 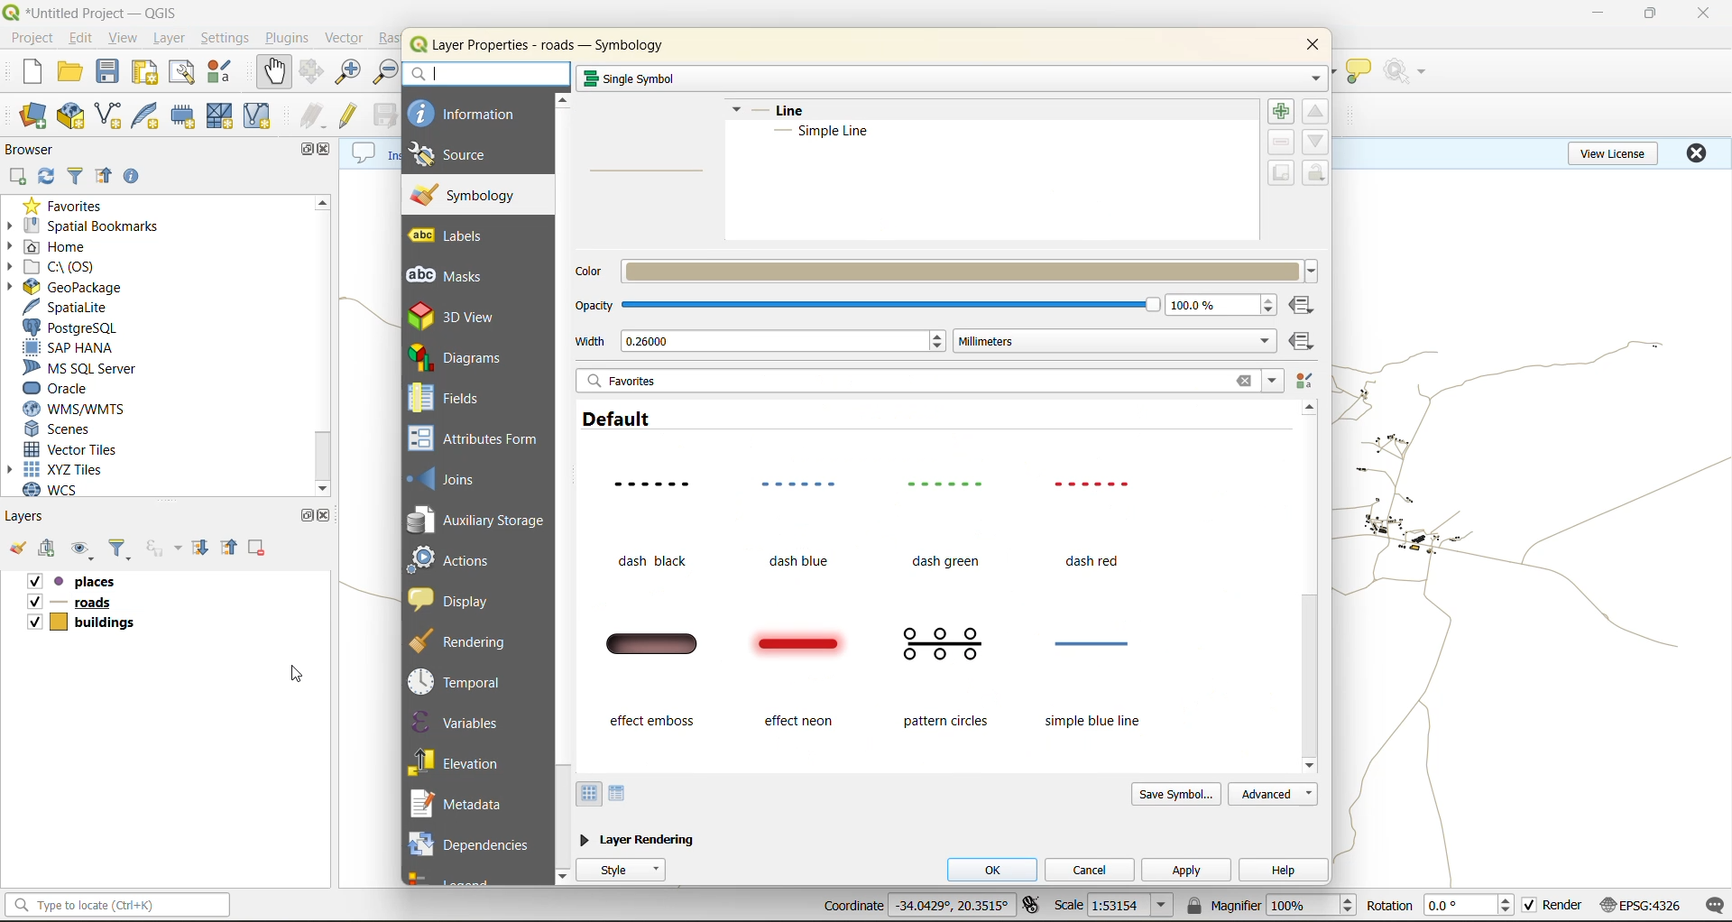 What do you see at coordinates (456, 395) in the screenshot?
I see `fields` at bounding box center [456, 395].